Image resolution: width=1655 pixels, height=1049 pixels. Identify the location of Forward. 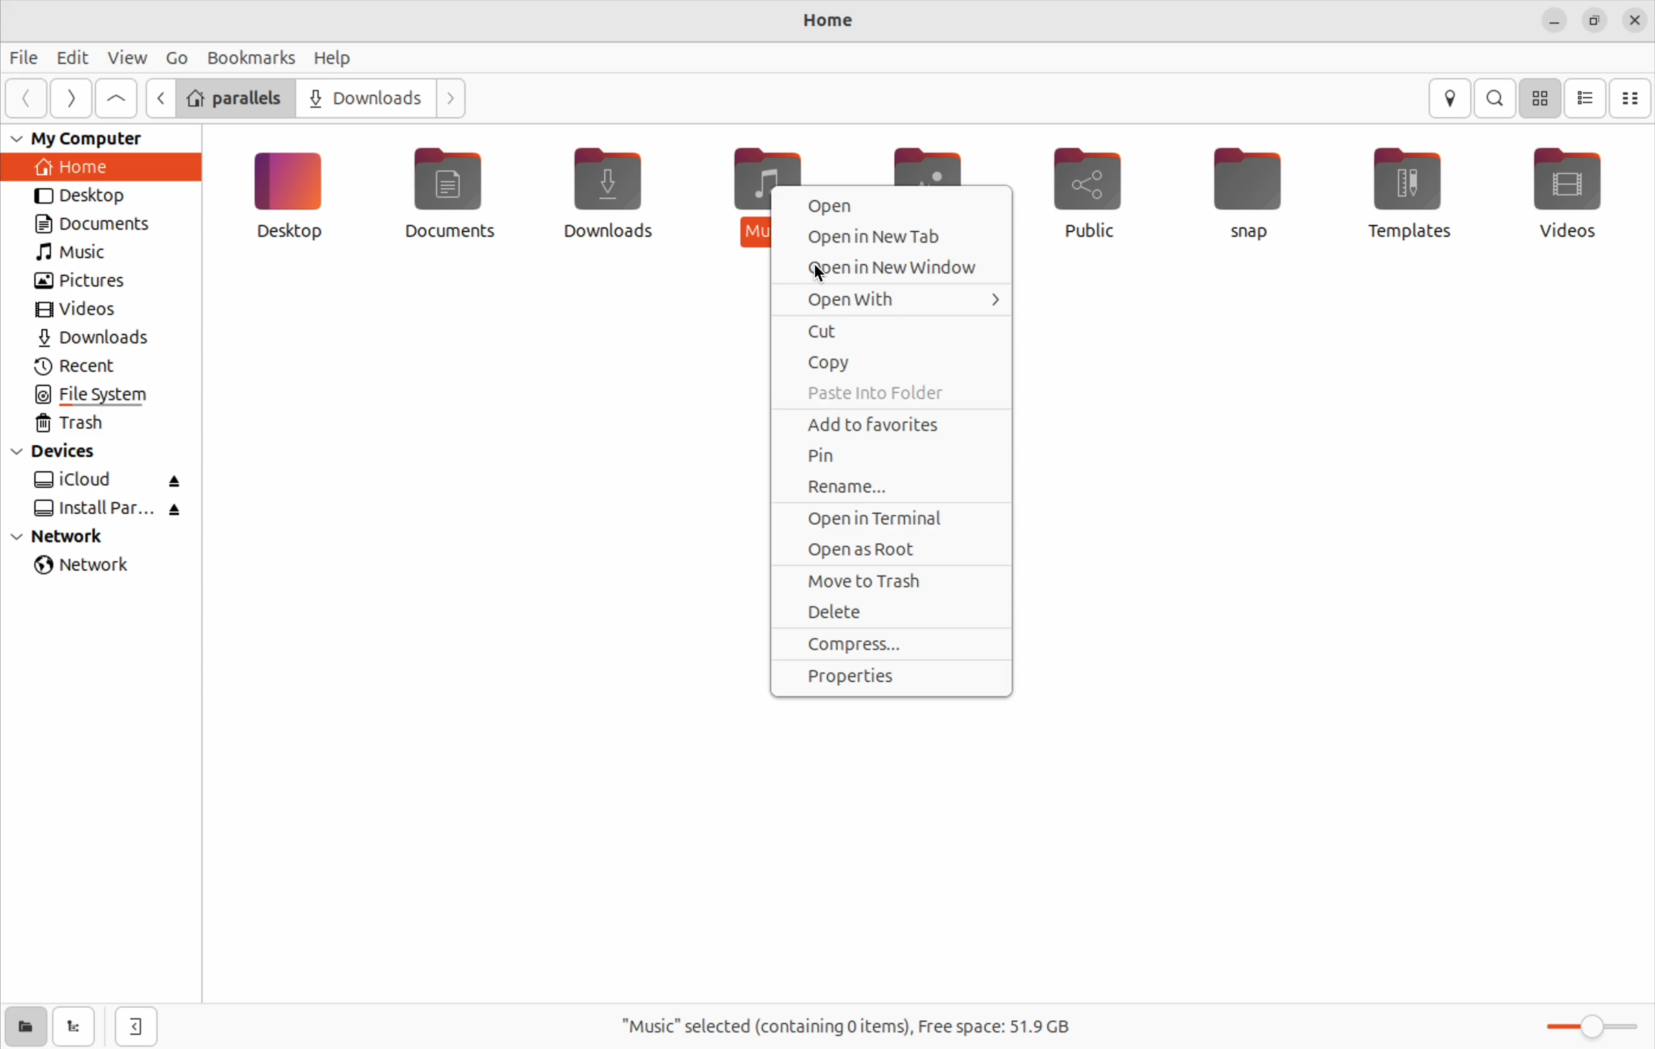
(454, 100).